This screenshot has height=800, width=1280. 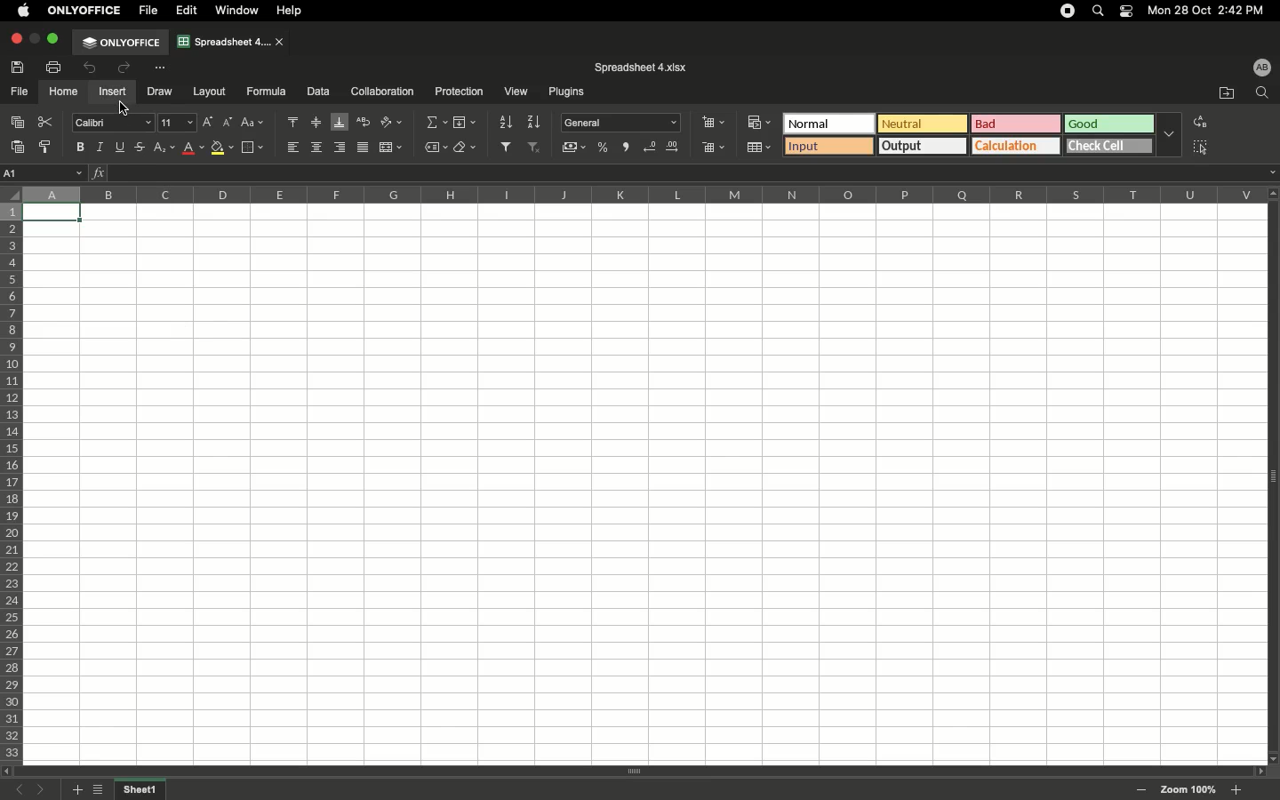 What do you see at coordinates (340, 123) in the screenshot?
I see `Align bottom` at bounding box center [340, 123].